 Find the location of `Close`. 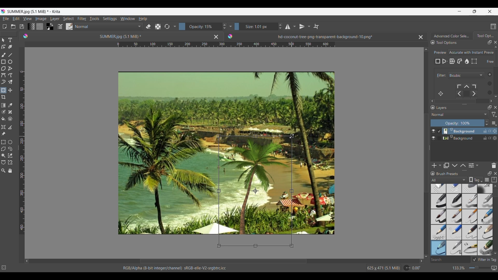

Close is located at coordinates (216, 37).